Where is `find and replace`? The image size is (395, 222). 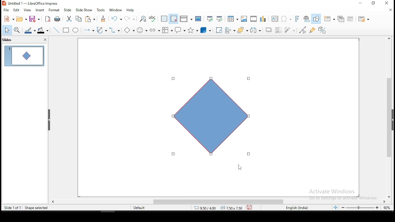 find and replace is located at coordinates (143, 18).